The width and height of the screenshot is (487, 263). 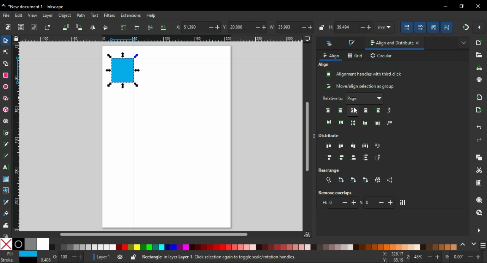 I want to click on select all, so click(x=8, y=27).